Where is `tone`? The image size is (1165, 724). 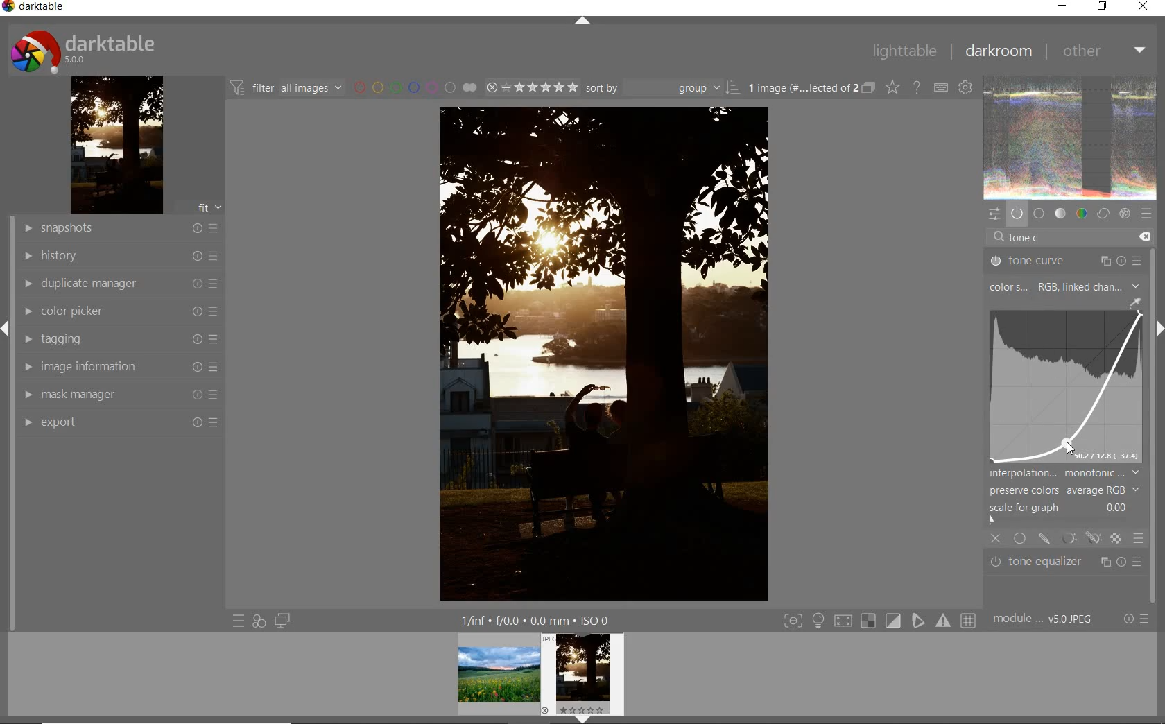
tone is located at coordinates (1061, 212).